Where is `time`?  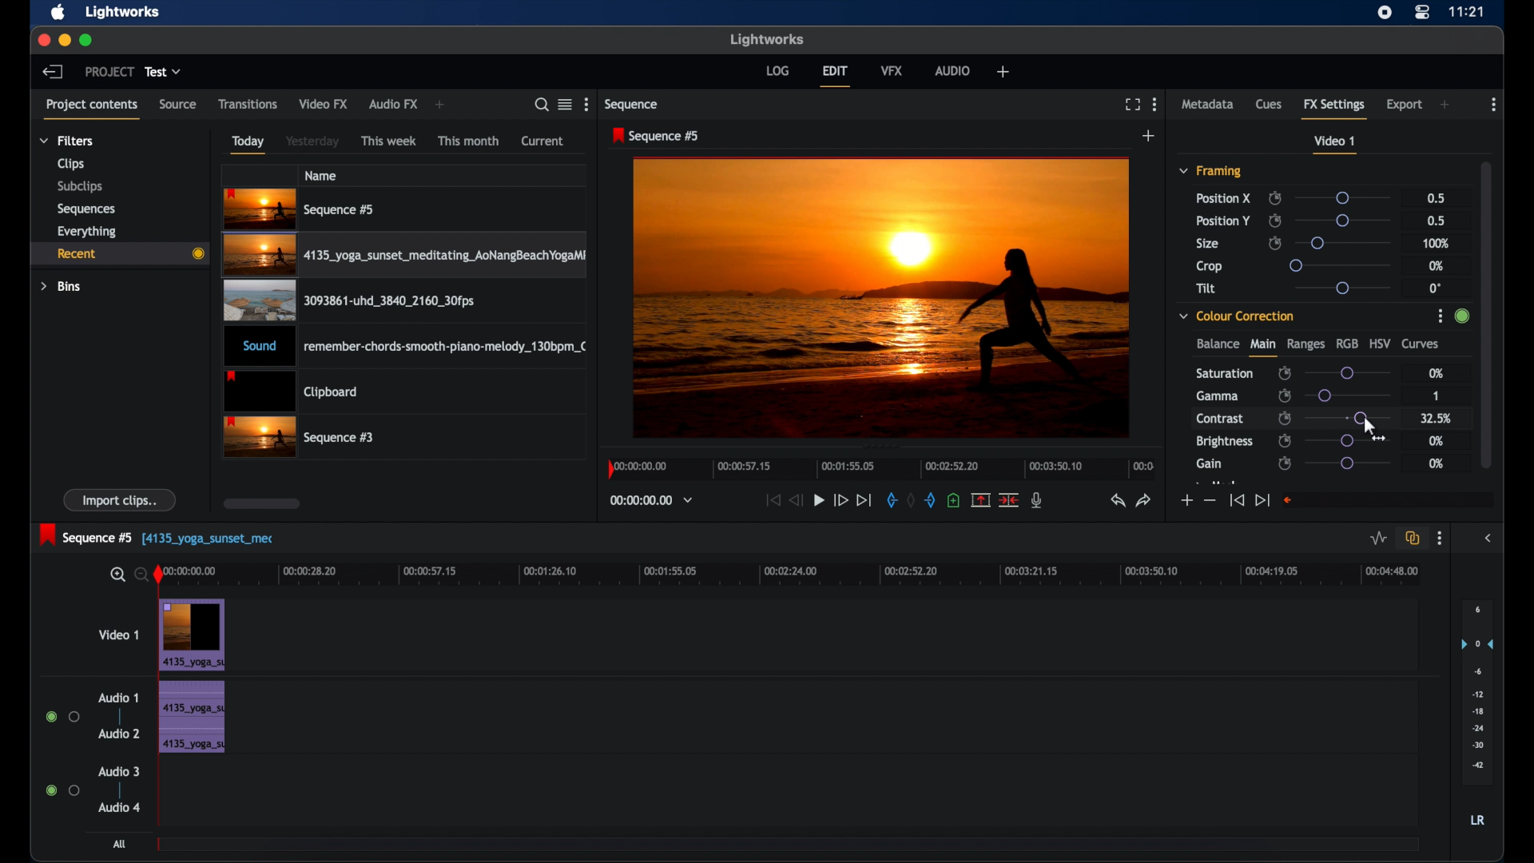 time is located at coordinates (1467, 11).